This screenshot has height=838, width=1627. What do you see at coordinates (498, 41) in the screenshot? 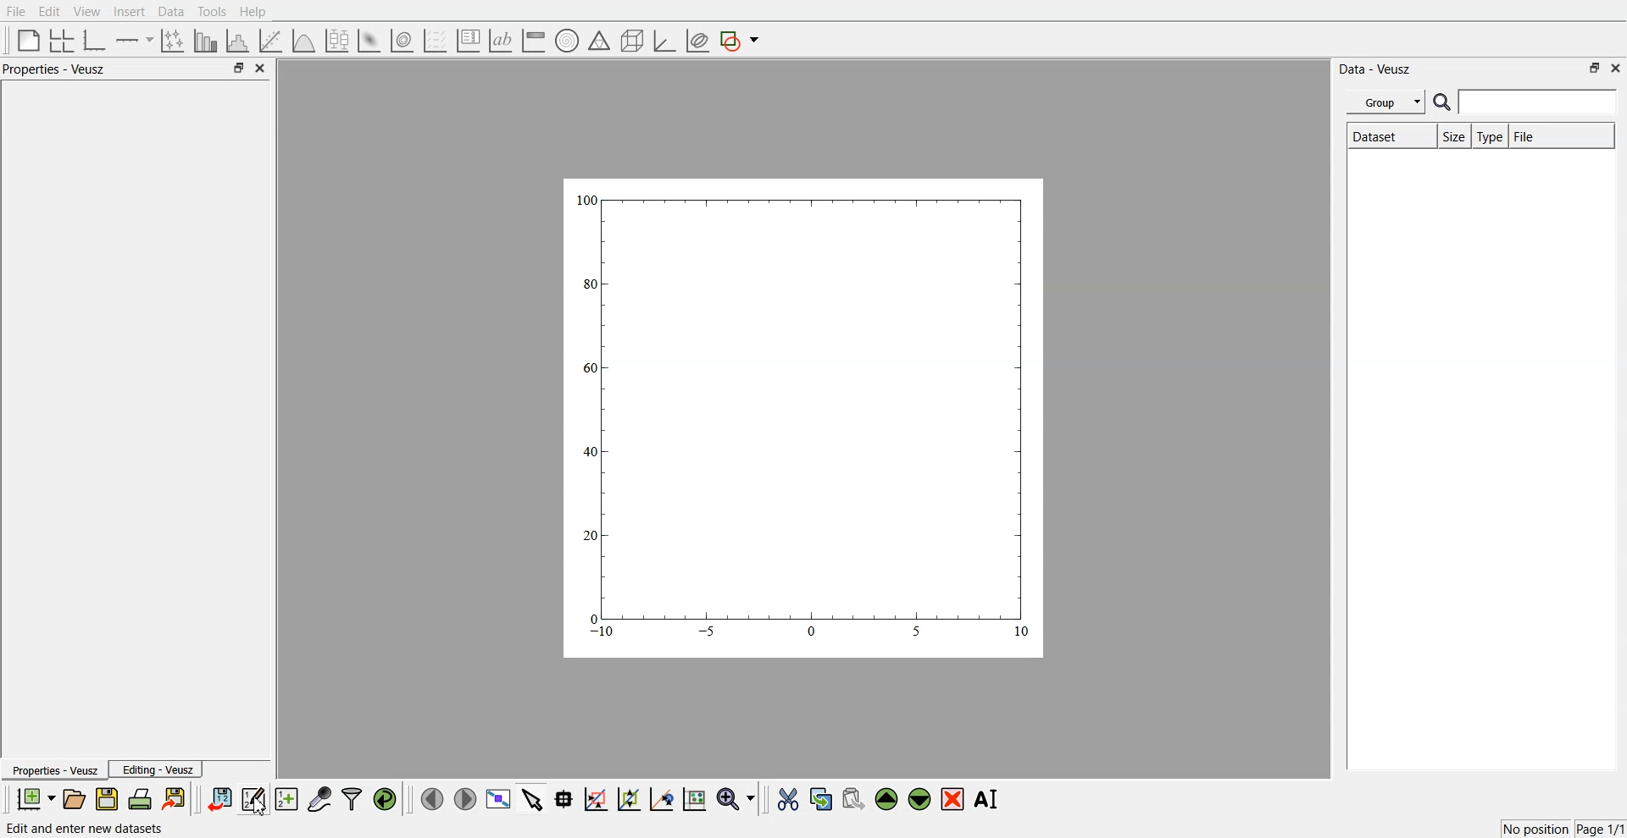
I see `text label` at bounding box center [498, 41].